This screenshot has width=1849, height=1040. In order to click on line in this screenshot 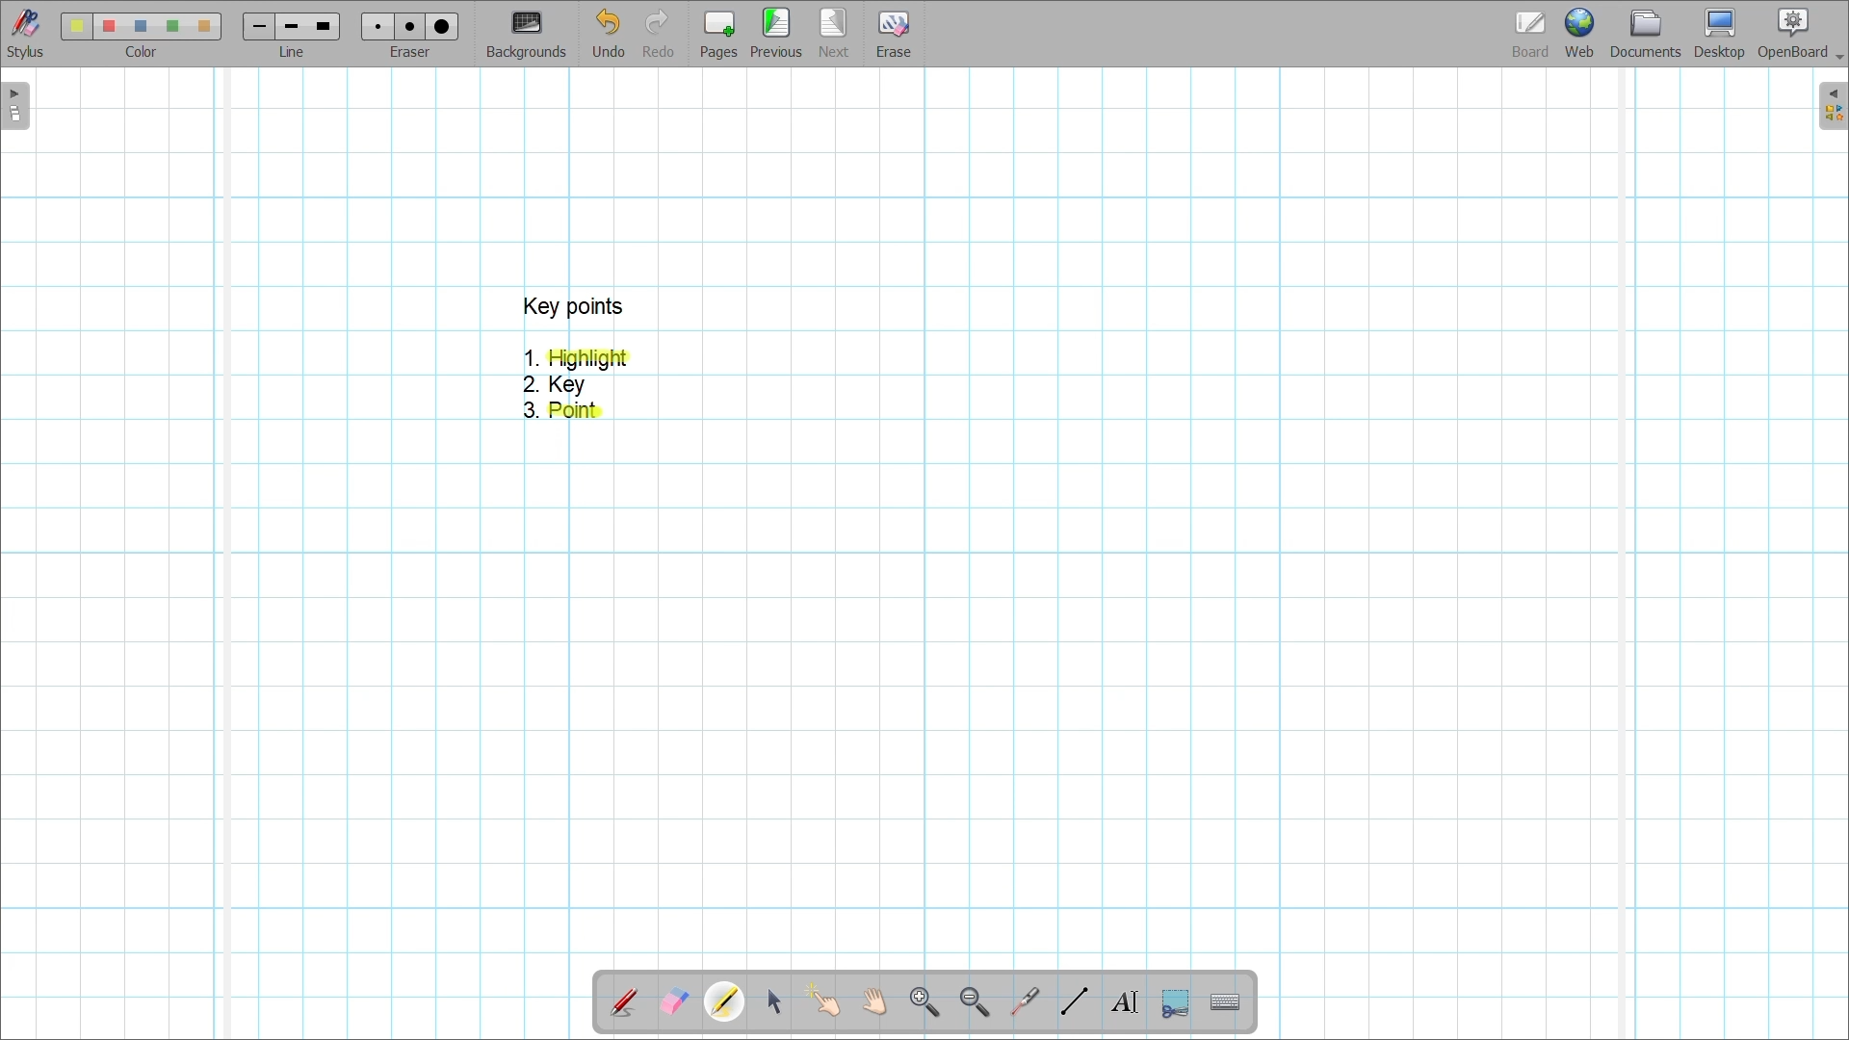, I will do `click(297, 53)`.